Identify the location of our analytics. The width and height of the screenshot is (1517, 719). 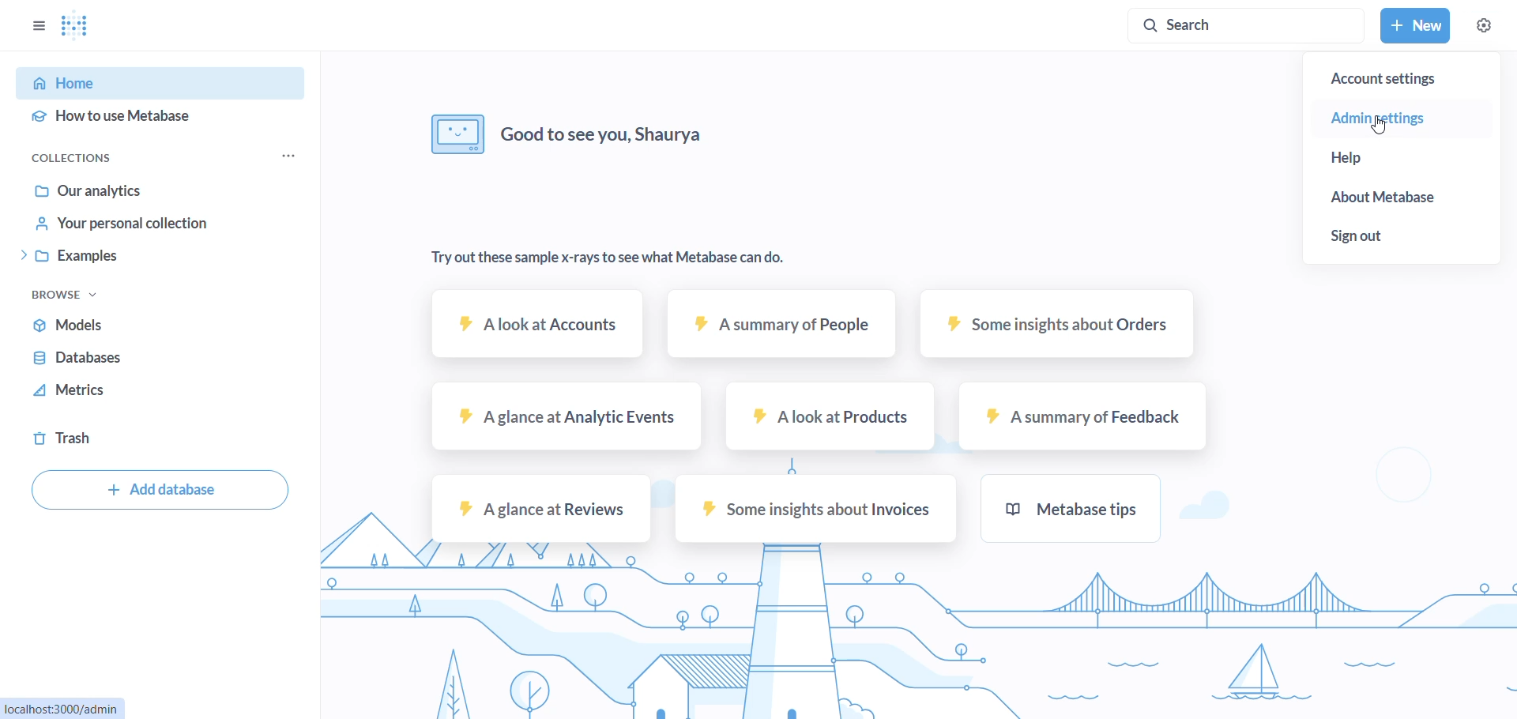
(120, 191).